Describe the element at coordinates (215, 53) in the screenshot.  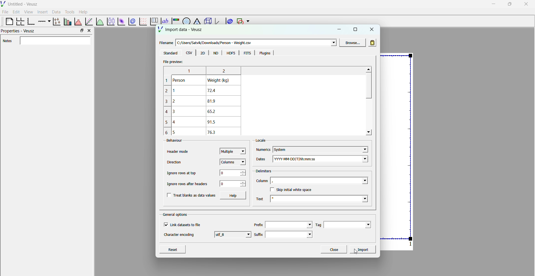
I see `ND.` at that location.